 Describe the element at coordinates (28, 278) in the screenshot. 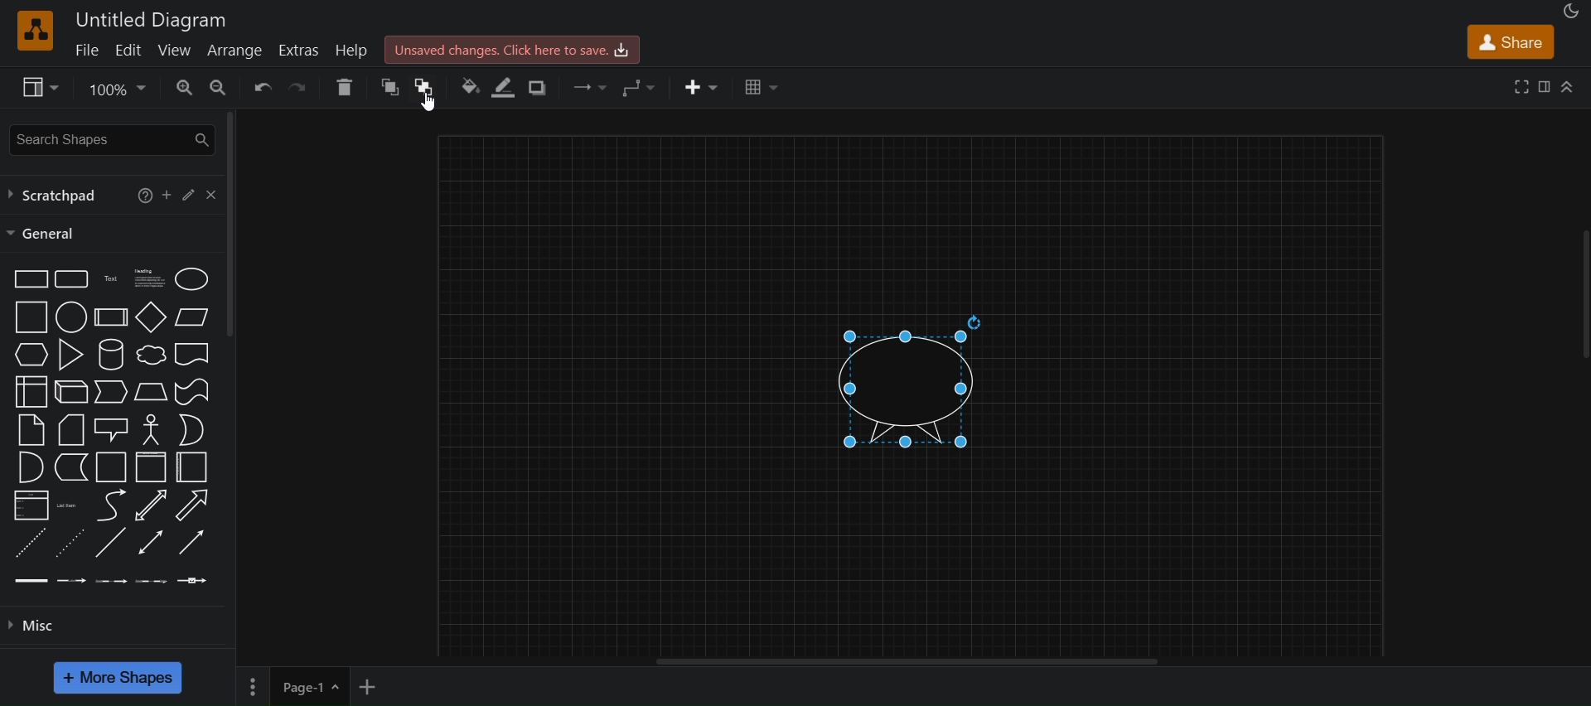

I see `rectangle` at that location.